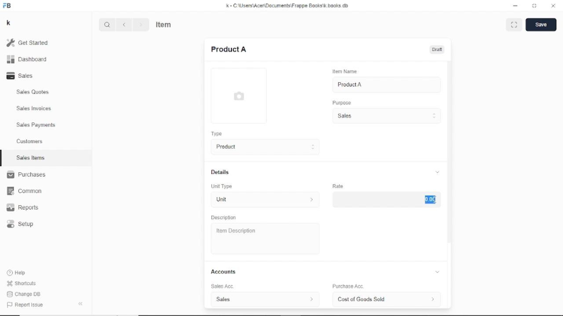 This screenshot has width=563, height=316. Describe the element at coordinates (107, 25) in the screenshot. I see `Search` at that location.